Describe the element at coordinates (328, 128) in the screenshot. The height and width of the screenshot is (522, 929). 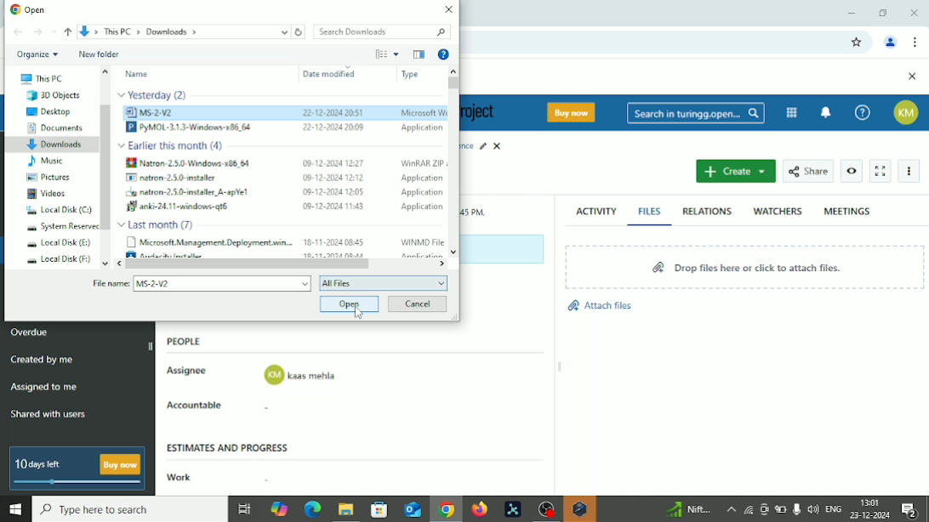
I see `22-12-2004 20090` at that location.